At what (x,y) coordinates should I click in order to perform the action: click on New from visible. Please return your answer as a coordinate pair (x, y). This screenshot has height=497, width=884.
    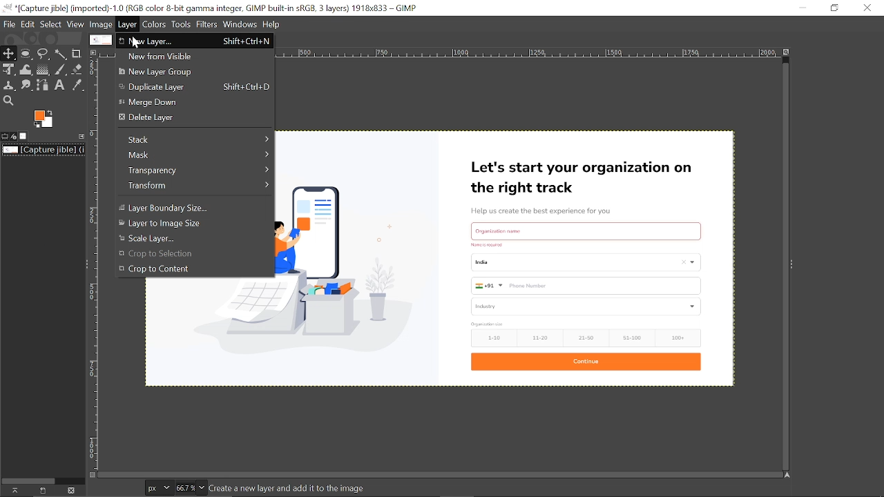
    Looking at the image, I should click on (192, 56).